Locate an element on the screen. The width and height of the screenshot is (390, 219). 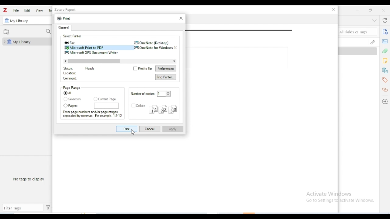
my library is located at coordinates (27, 42).